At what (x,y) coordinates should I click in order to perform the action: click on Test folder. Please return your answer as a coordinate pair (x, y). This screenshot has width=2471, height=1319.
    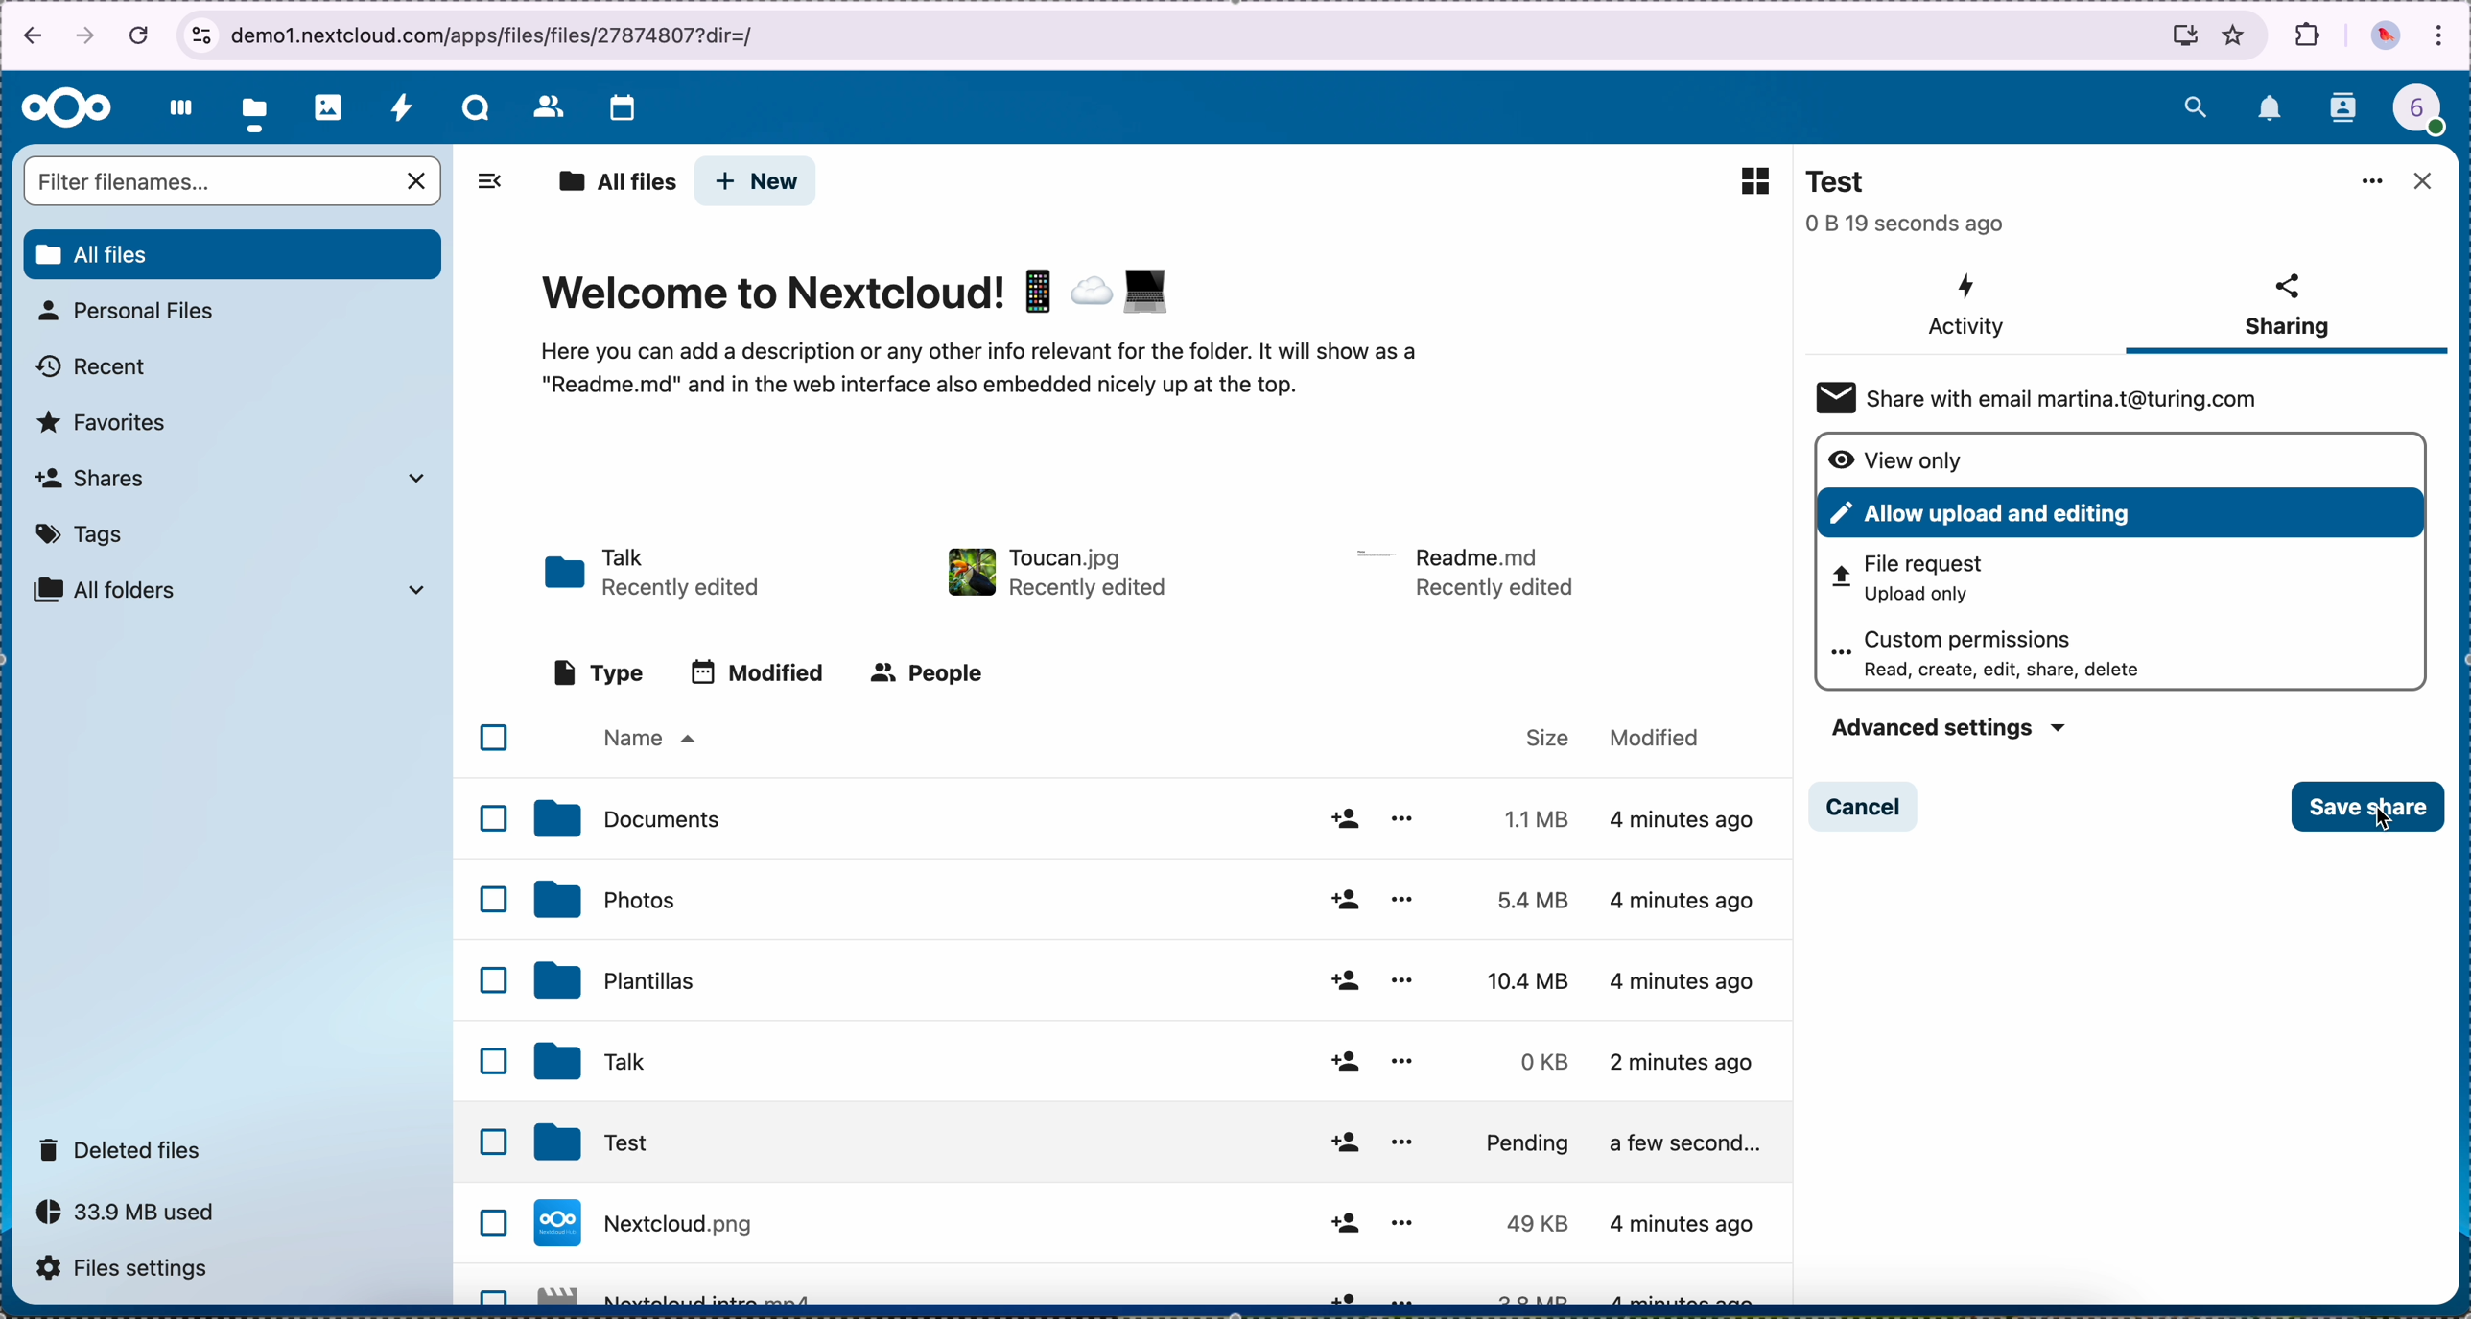
    Looking at the image, I should click on (1165, 1143).